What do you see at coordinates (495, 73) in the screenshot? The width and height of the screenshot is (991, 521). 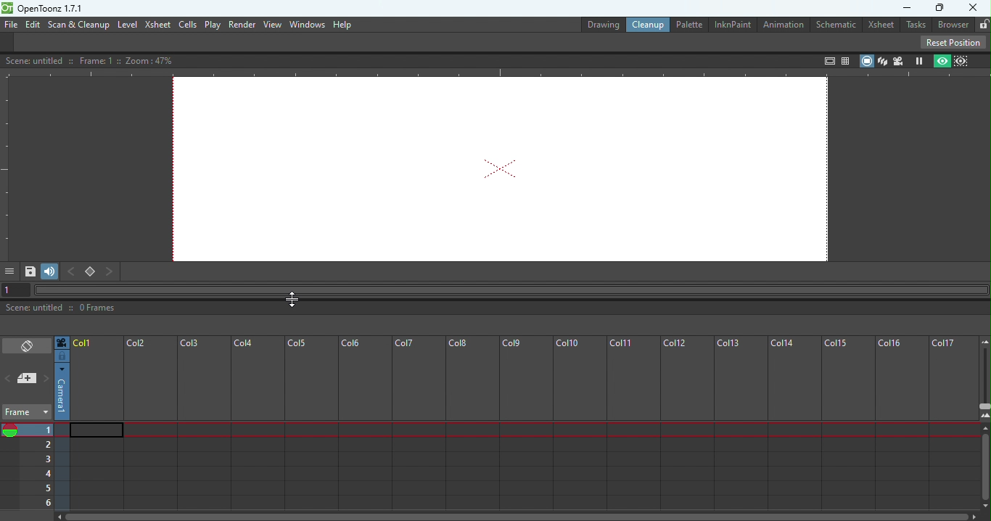 I see `Horizontal ruler` at bounding box center [495, 73].